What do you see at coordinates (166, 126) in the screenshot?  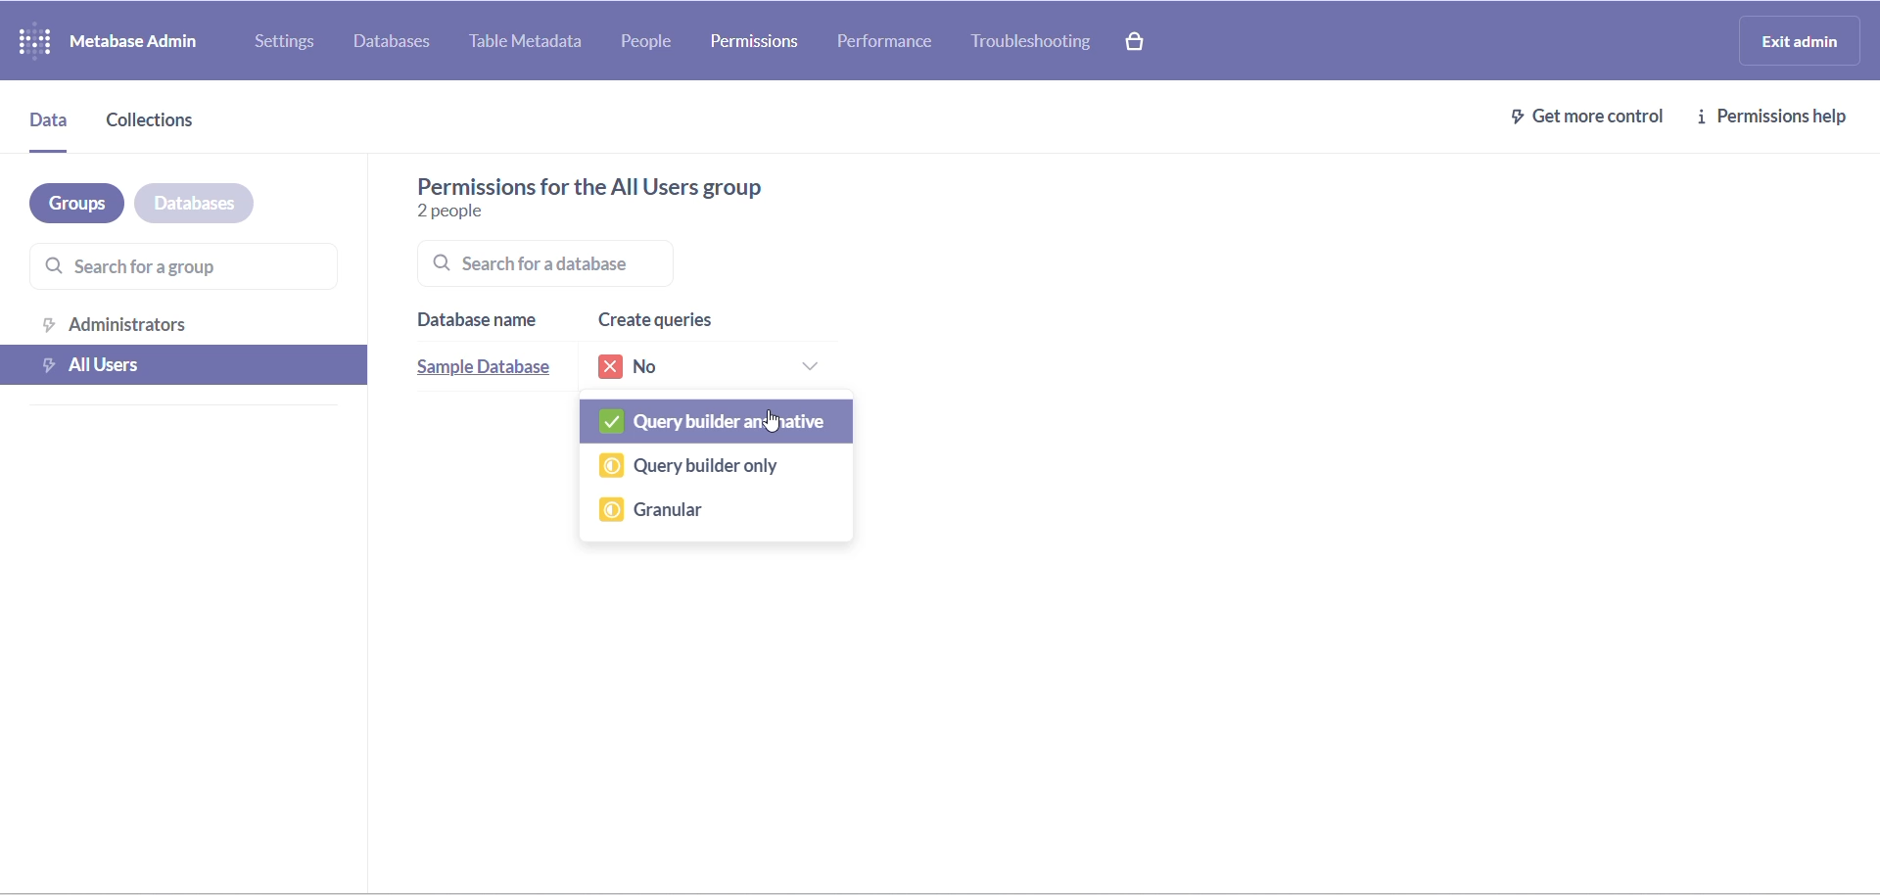 I see `collections` at bounding box center [166, 126].